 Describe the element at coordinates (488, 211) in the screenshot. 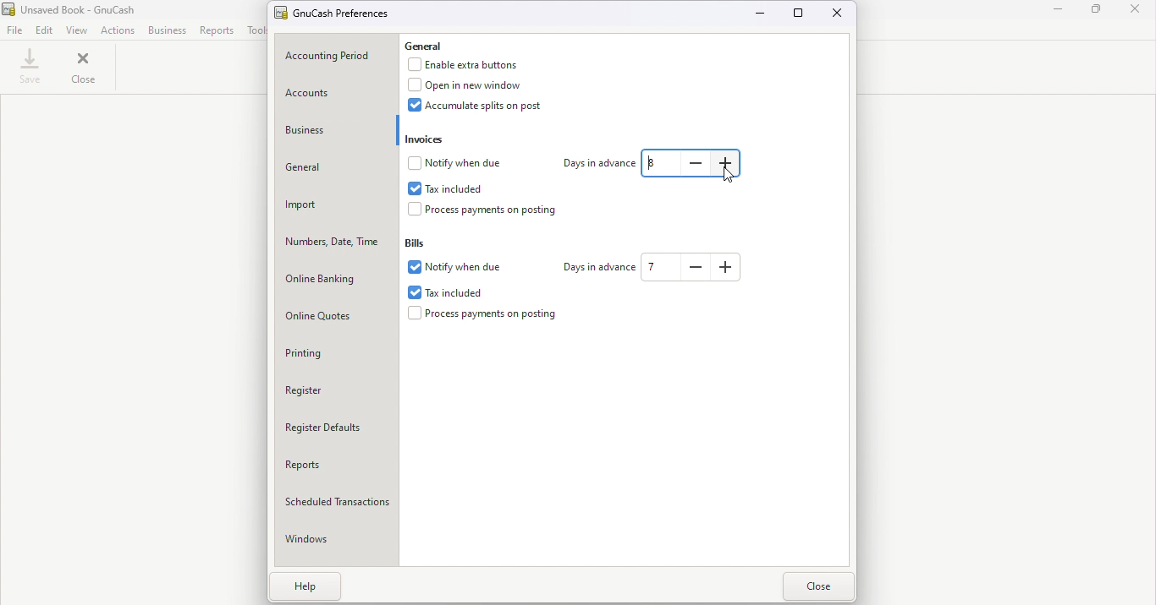

I see `Process payments on postings` at that location.